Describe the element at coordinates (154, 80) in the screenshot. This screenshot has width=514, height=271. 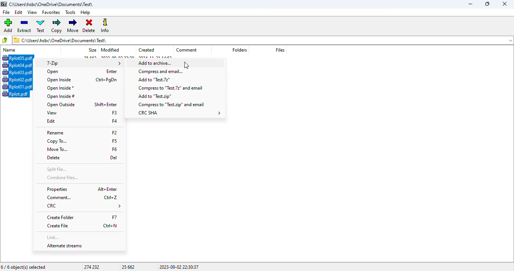
I see `add to test.7z ` at that location.